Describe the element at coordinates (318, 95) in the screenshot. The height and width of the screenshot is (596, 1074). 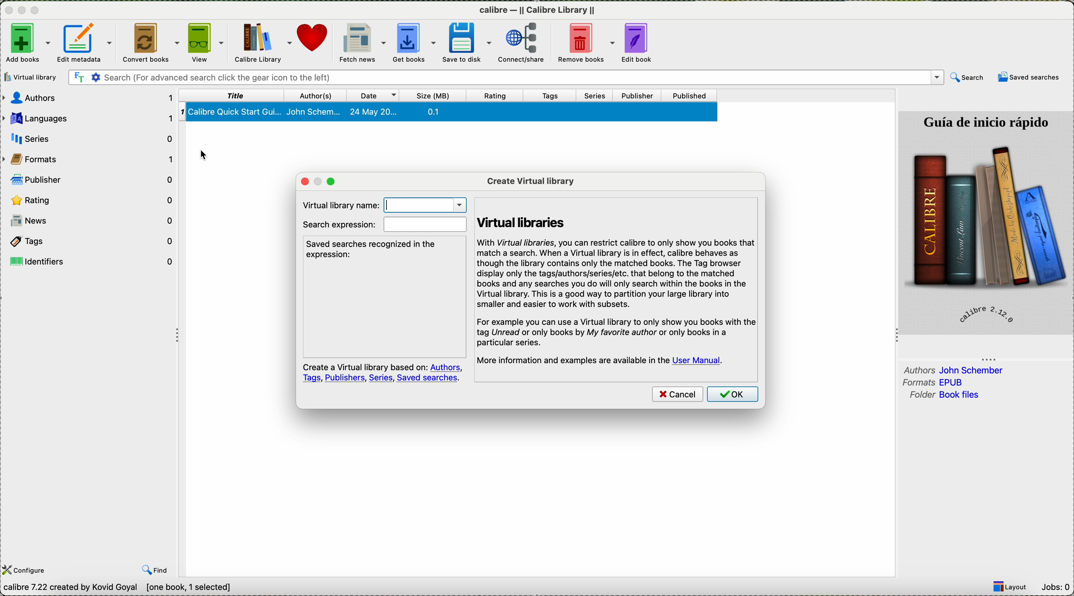
I see `authors` at that location.